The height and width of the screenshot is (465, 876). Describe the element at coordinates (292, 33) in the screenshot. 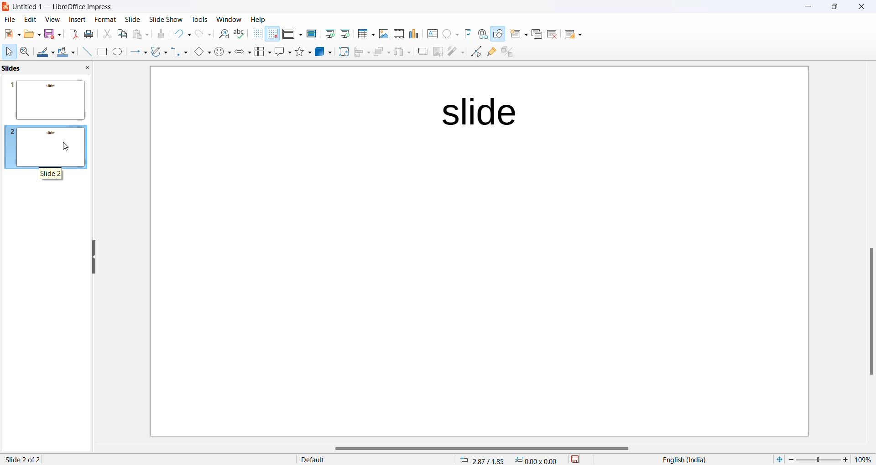

I see `Display views` at that location.